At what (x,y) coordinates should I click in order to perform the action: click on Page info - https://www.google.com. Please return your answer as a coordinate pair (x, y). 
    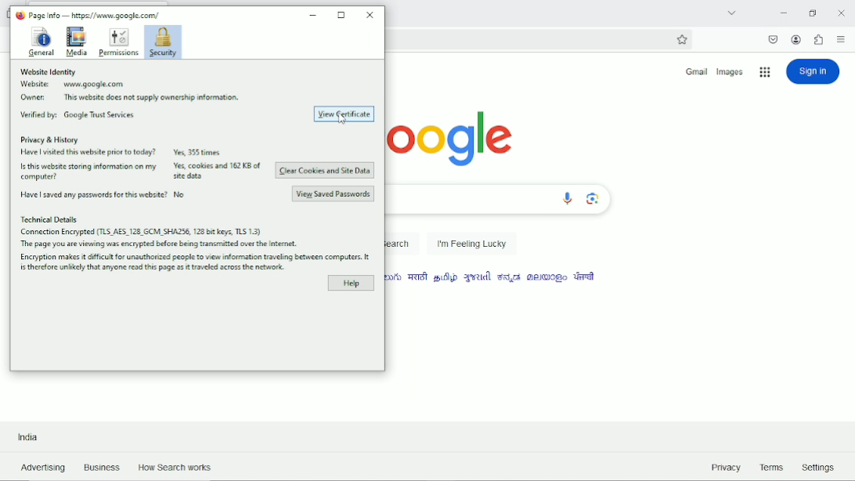
    Looking at the image, I should click on (88, 14).